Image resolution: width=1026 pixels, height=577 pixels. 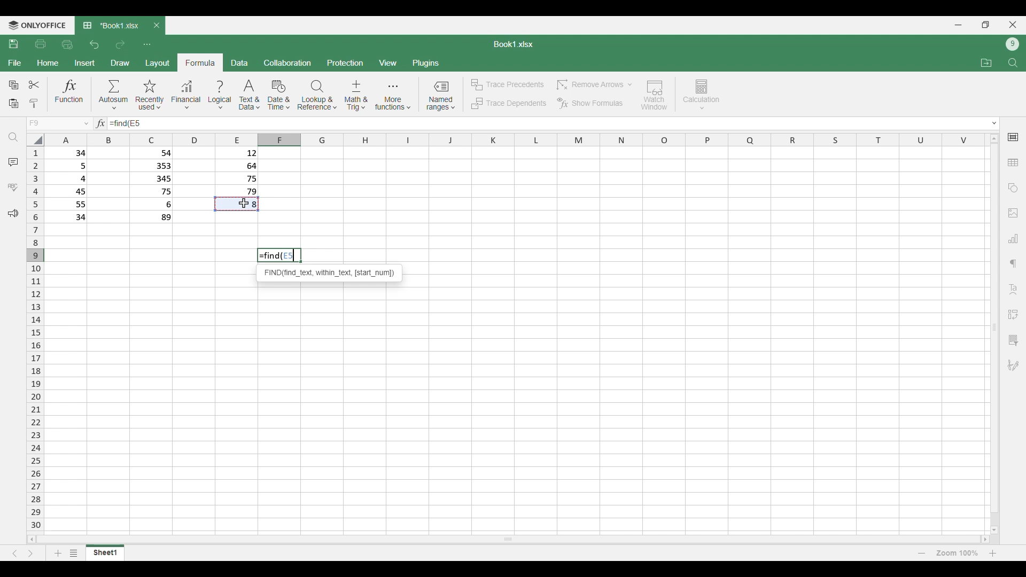 What do you see at coordinates (186, 96) in the screenshot?
I see `Financial` at bounding box center [186, 96].